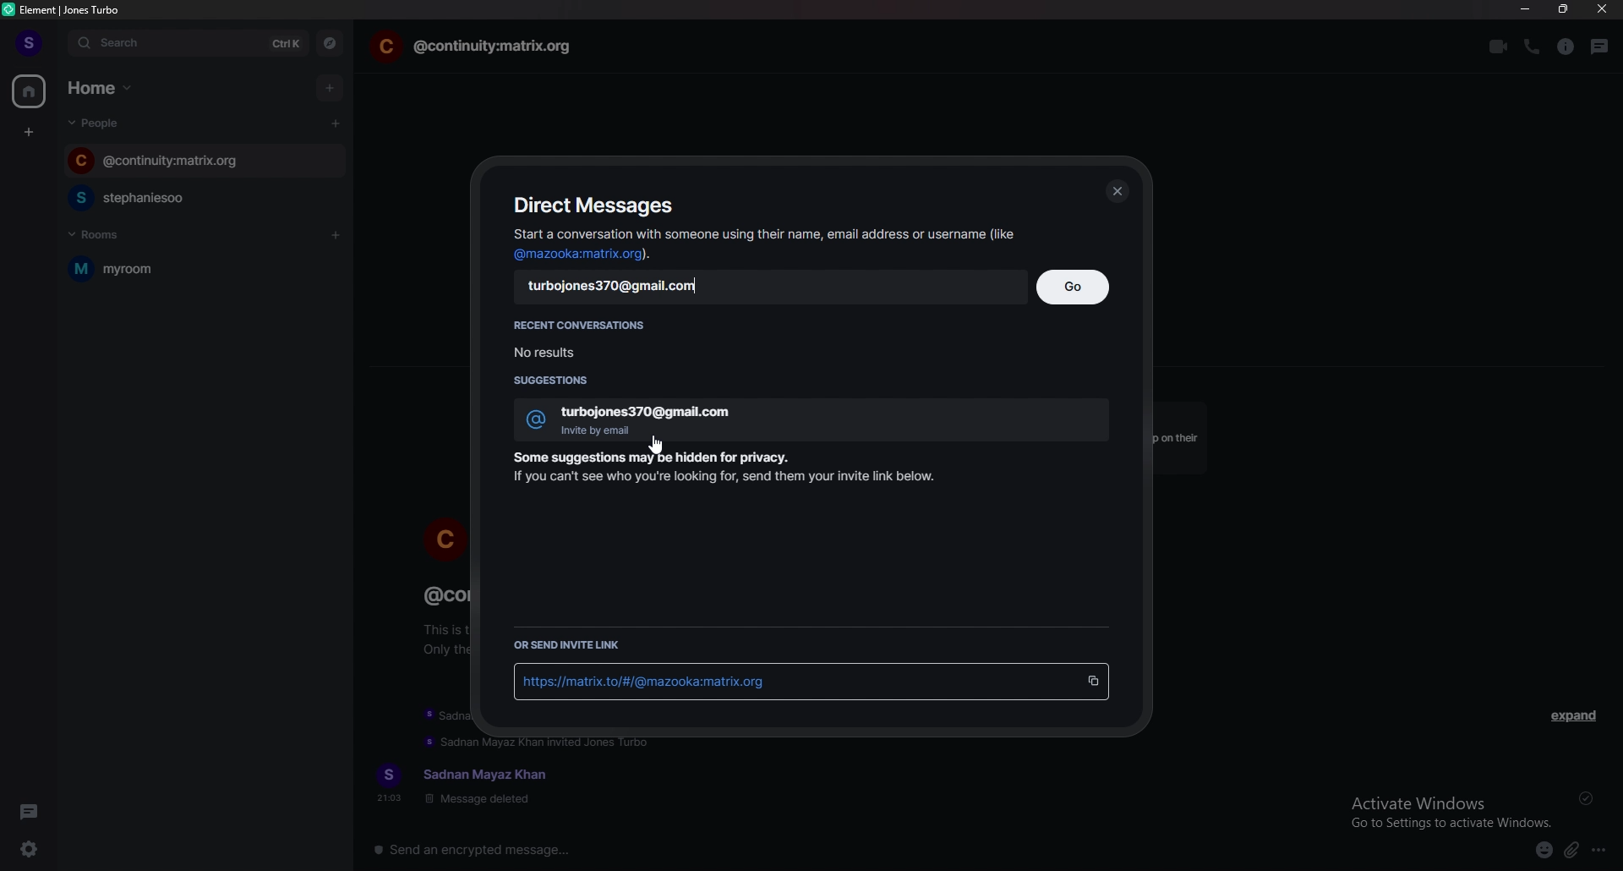  I want to click on explore rooms, so click(331, 43).